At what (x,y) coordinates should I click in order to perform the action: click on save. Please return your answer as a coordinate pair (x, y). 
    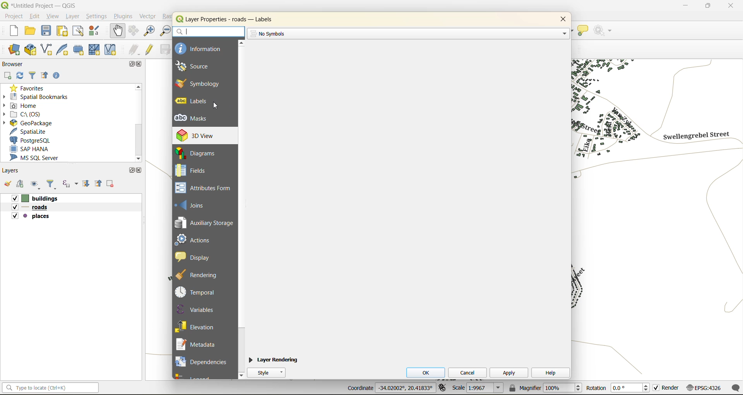
    Looking at the image, I should click on (46, 31).